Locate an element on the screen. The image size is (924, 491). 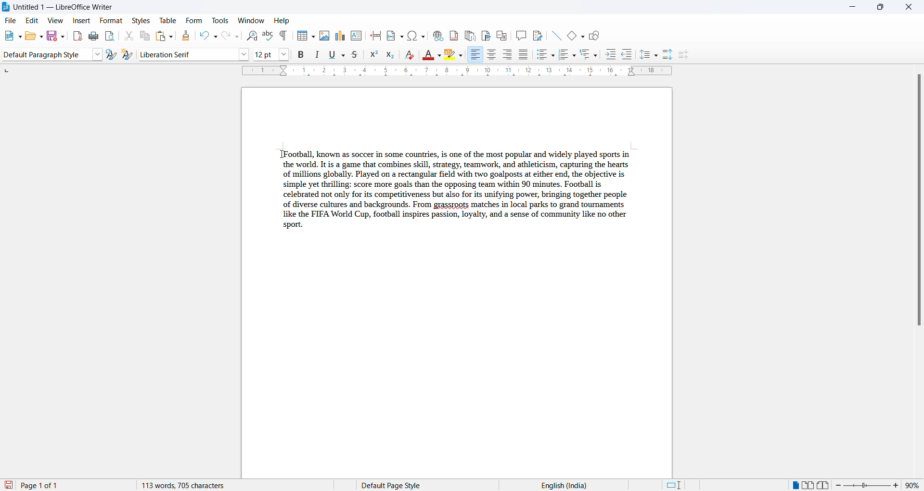
insert table grid is located at coordinates (314, 36).